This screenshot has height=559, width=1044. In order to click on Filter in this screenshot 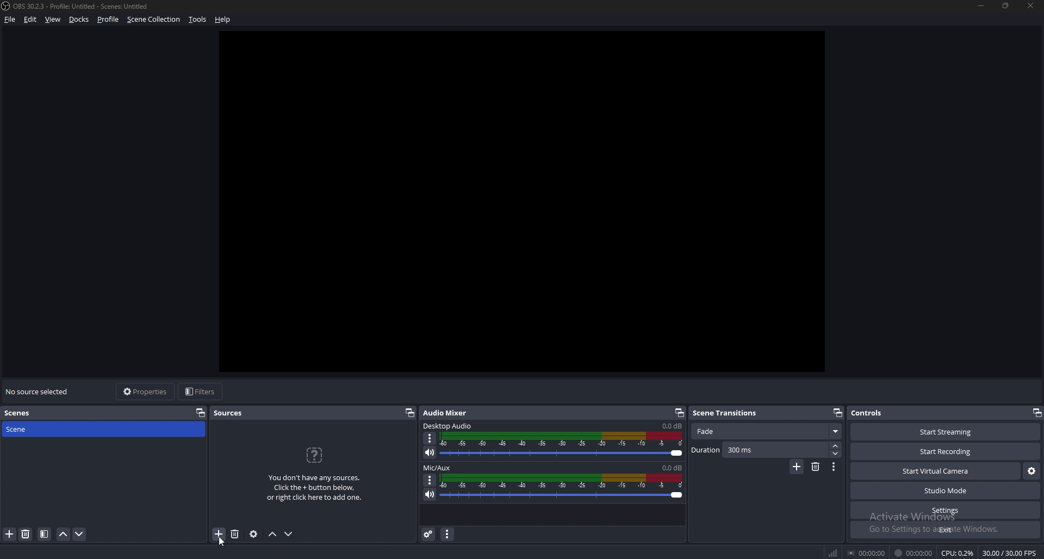, I will do `click(45, 535)`.